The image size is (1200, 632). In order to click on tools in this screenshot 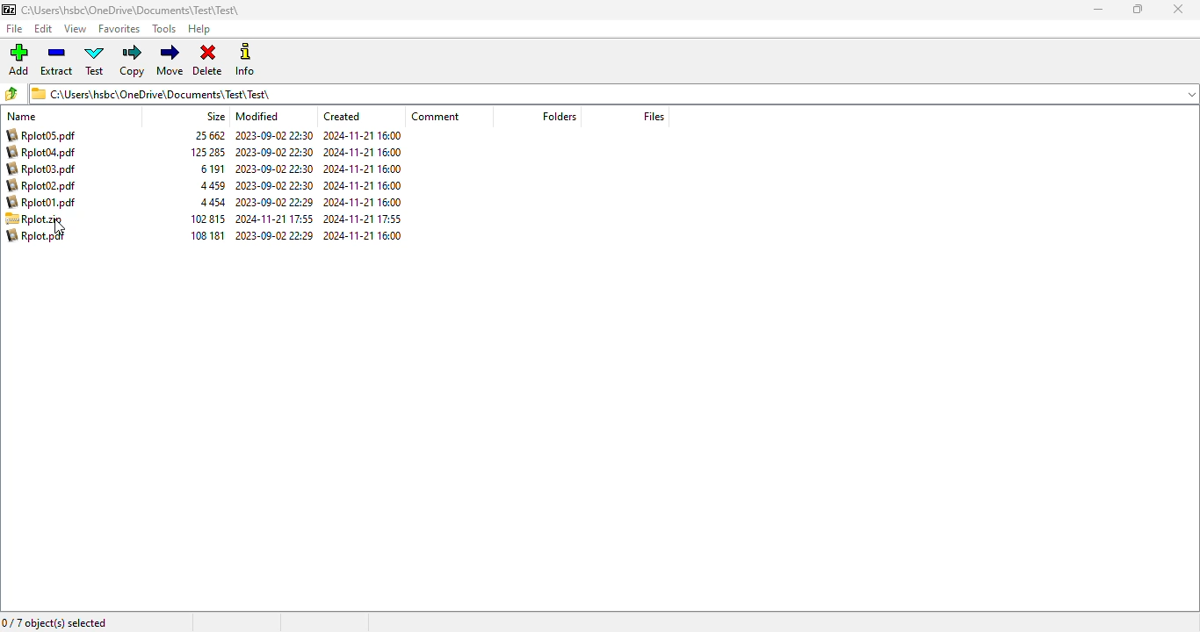, I will do `click(163, 29)`.